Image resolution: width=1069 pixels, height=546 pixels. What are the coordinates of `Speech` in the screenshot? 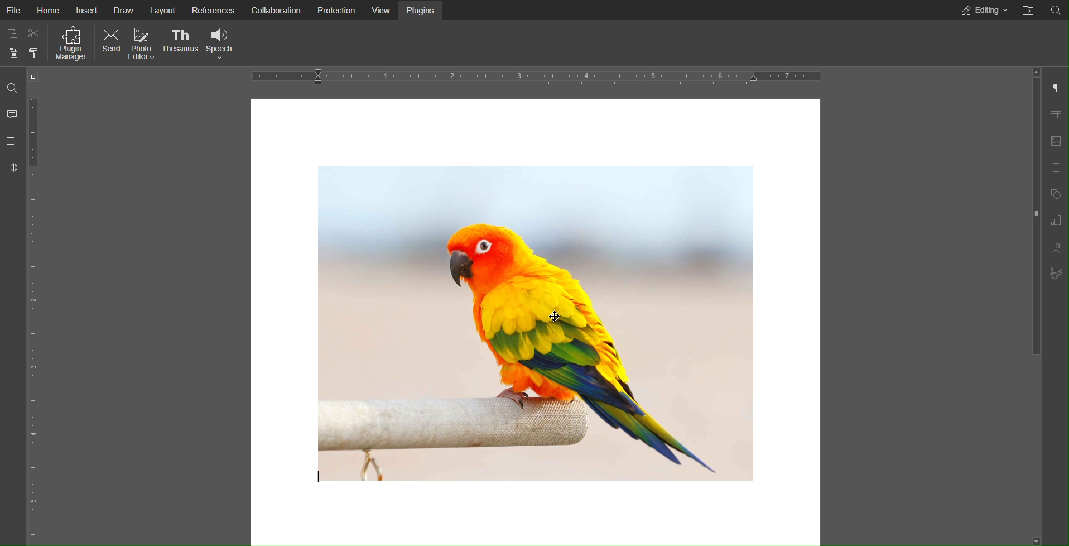 It's located at (223, 42).